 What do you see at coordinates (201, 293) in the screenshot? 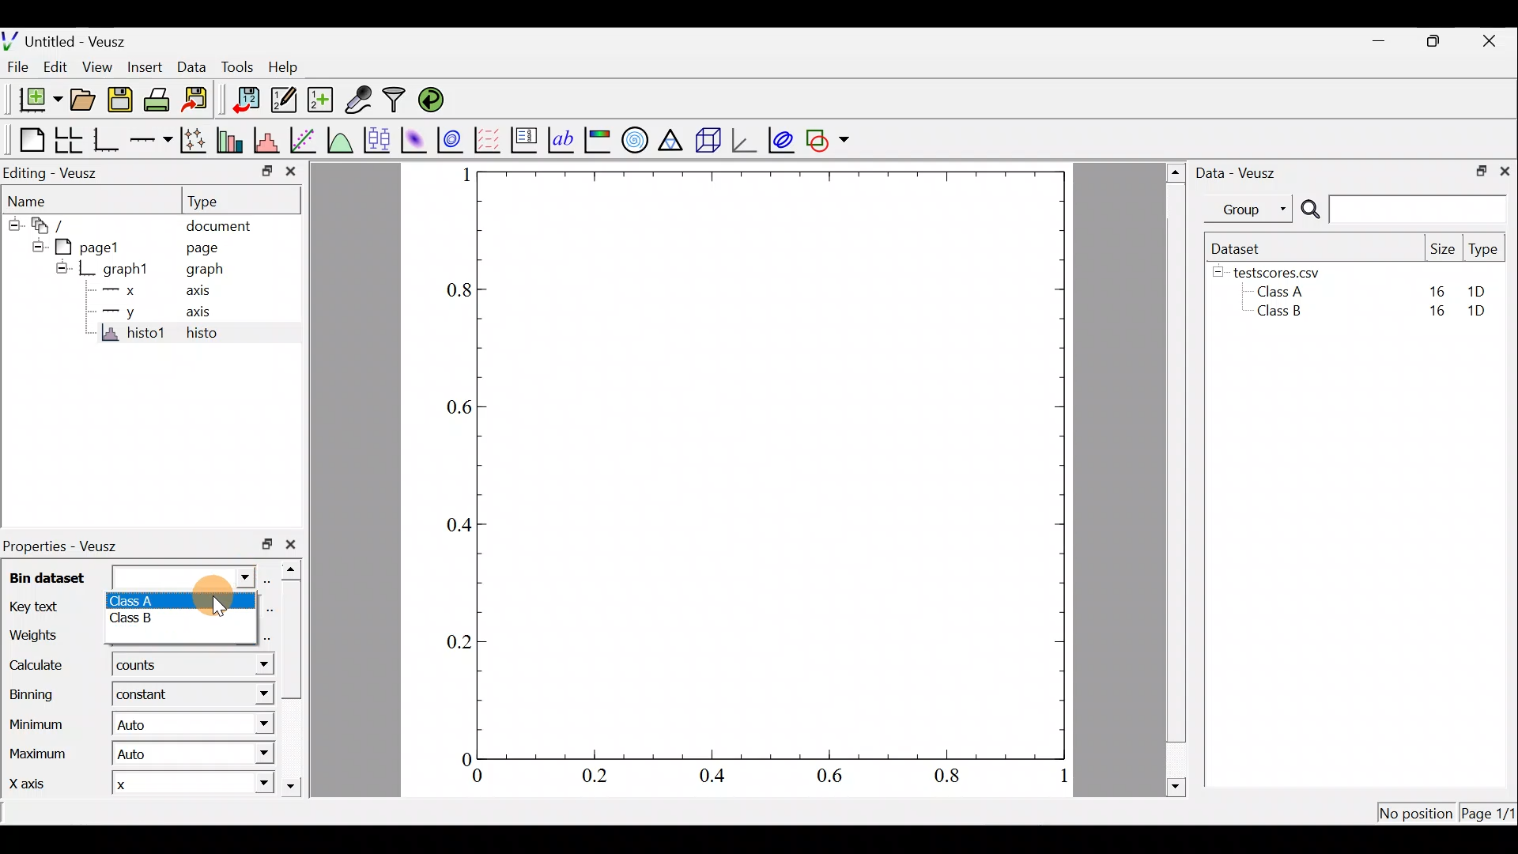
I see `axis` at bounding box center [201, 293].